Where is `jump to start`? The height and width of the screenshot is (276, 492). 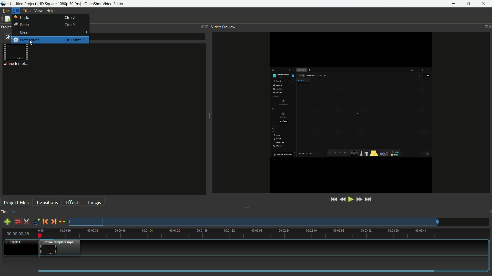
jump to start is located at coordinates (333, 200).